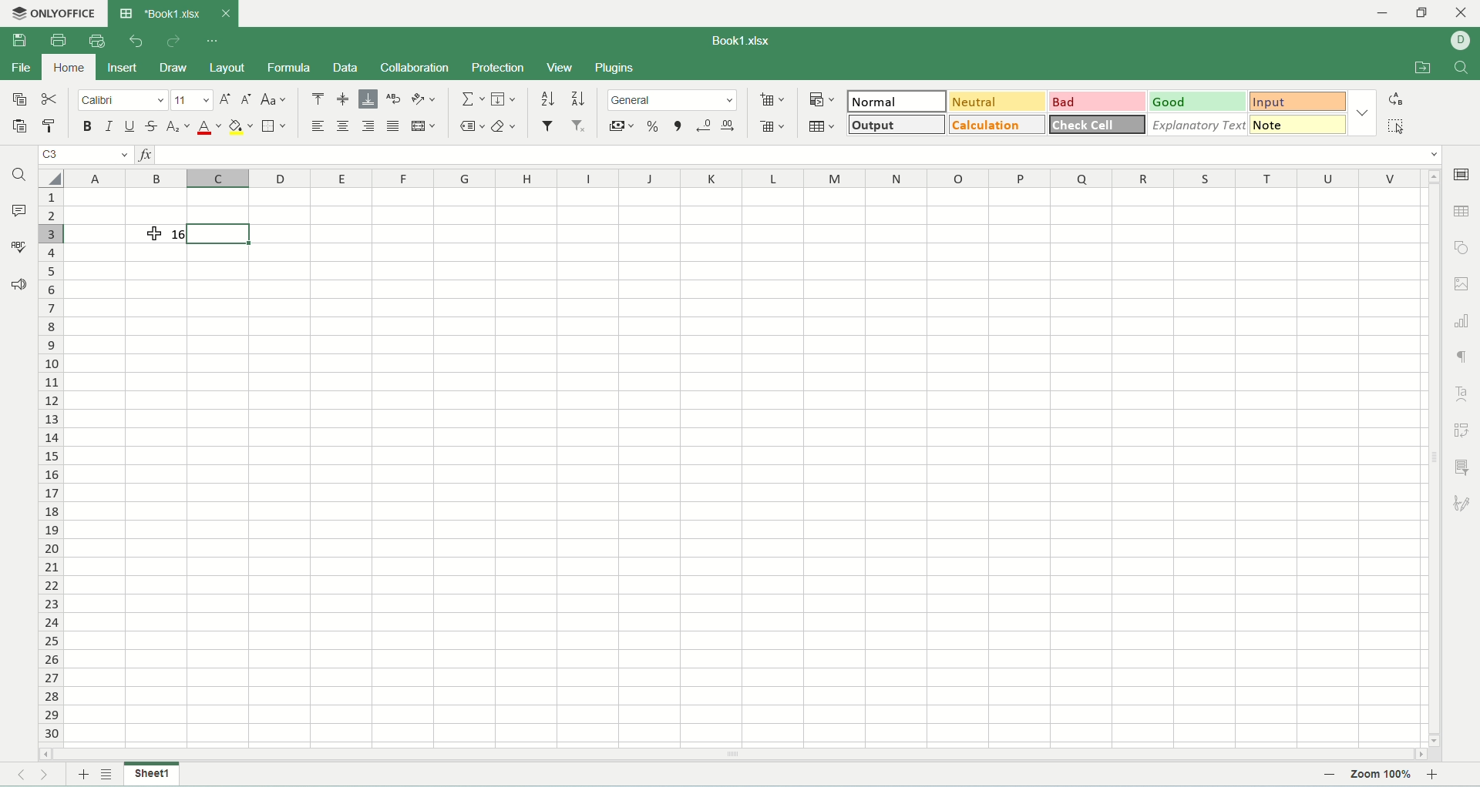 Image resolution: width=1480 pixels, height=787 pixels. I want to click on cell setting, so click(1461, 176).